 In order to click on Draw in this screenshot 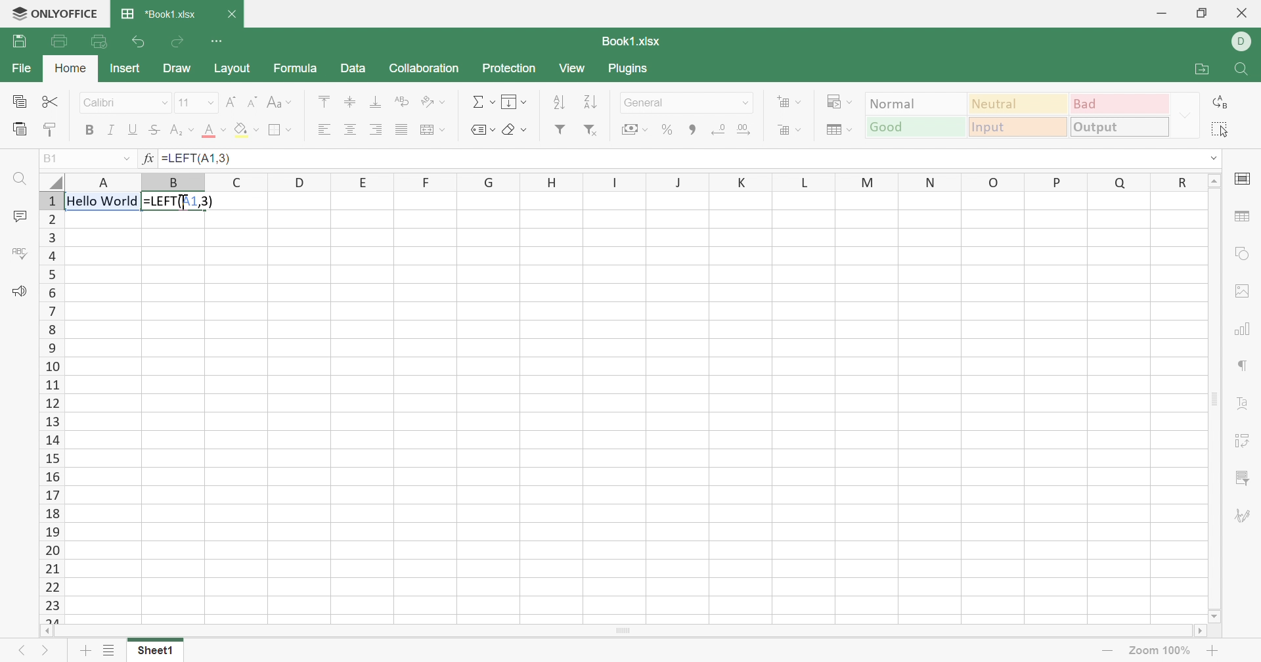, I will do `click(181, 68)`.